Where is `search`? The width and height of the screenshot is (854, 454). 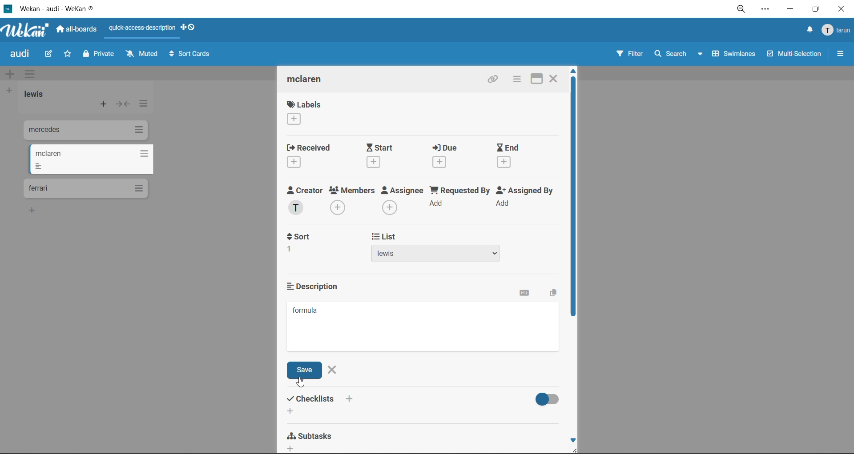 search is located at coordinates (680, 54).